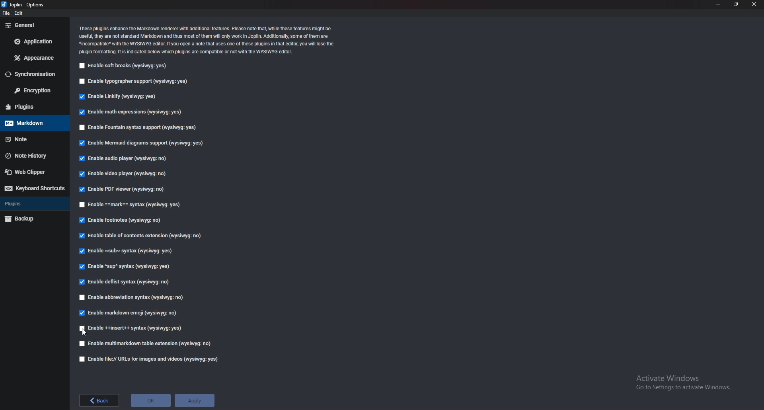 The width and height of the screenshot is (764, 410). I want to click on Enable table of contents extension, so click(141, 237).